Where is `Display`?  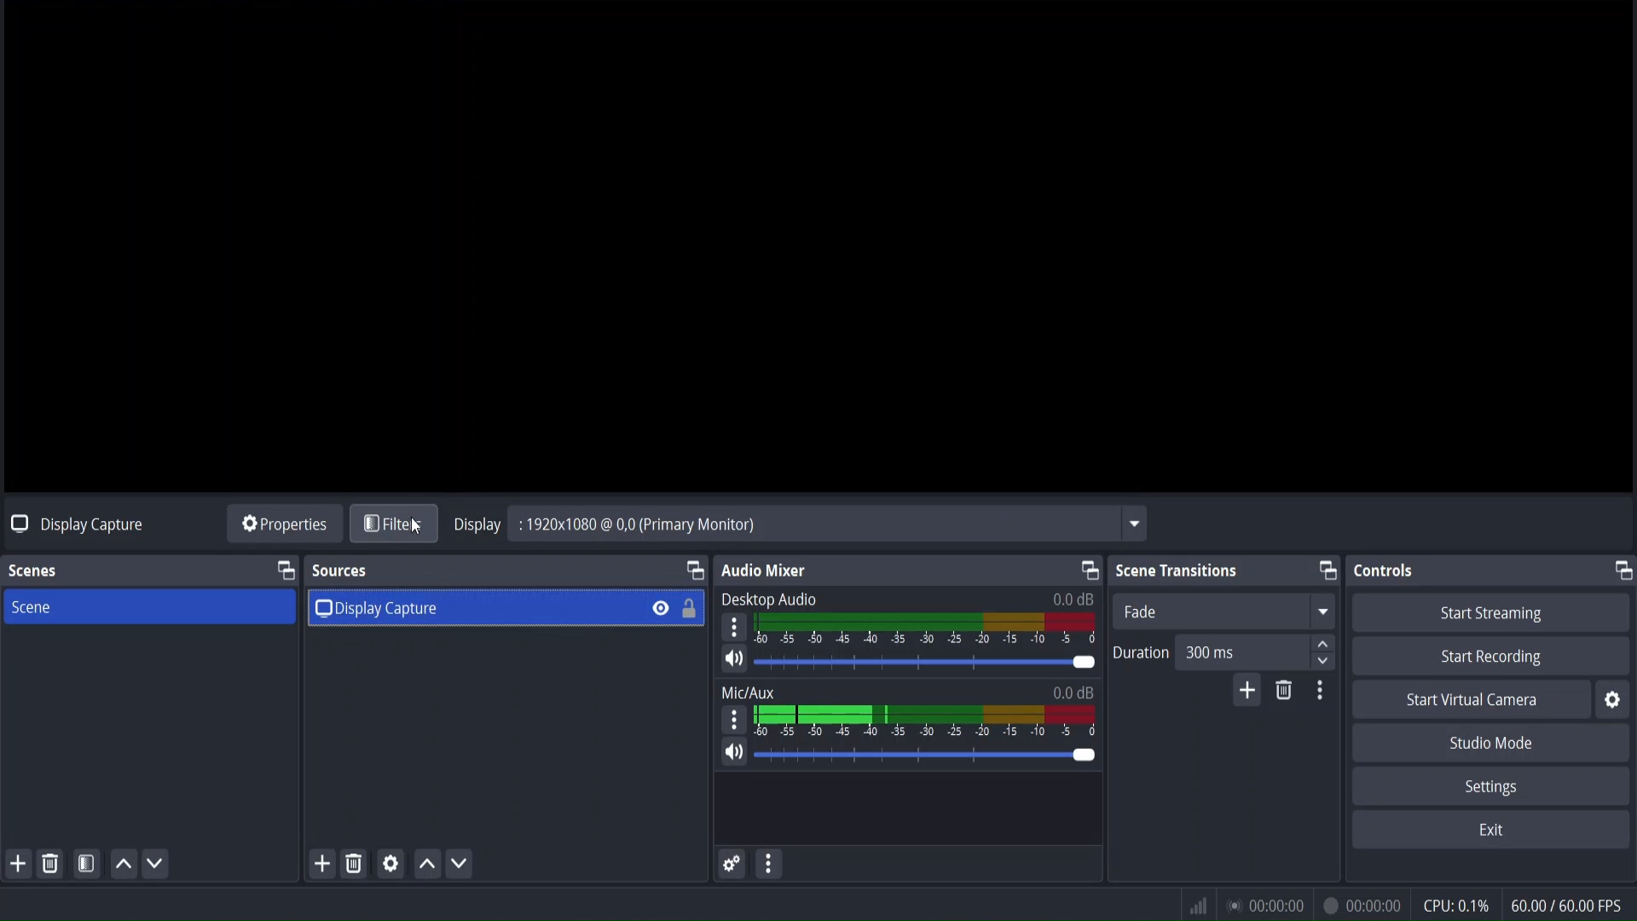 Display is located at coordinates (811, 525).